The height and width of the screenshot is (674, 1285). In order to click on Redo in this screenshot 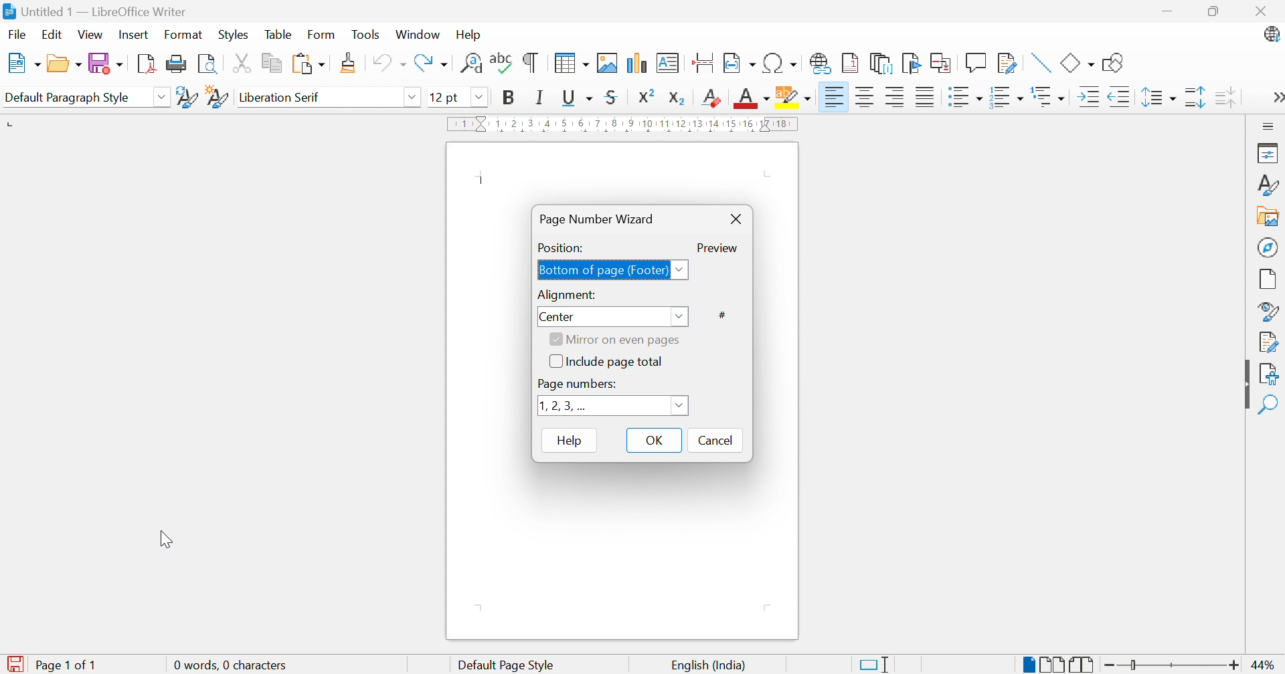, I will do `click(432, 64)`.